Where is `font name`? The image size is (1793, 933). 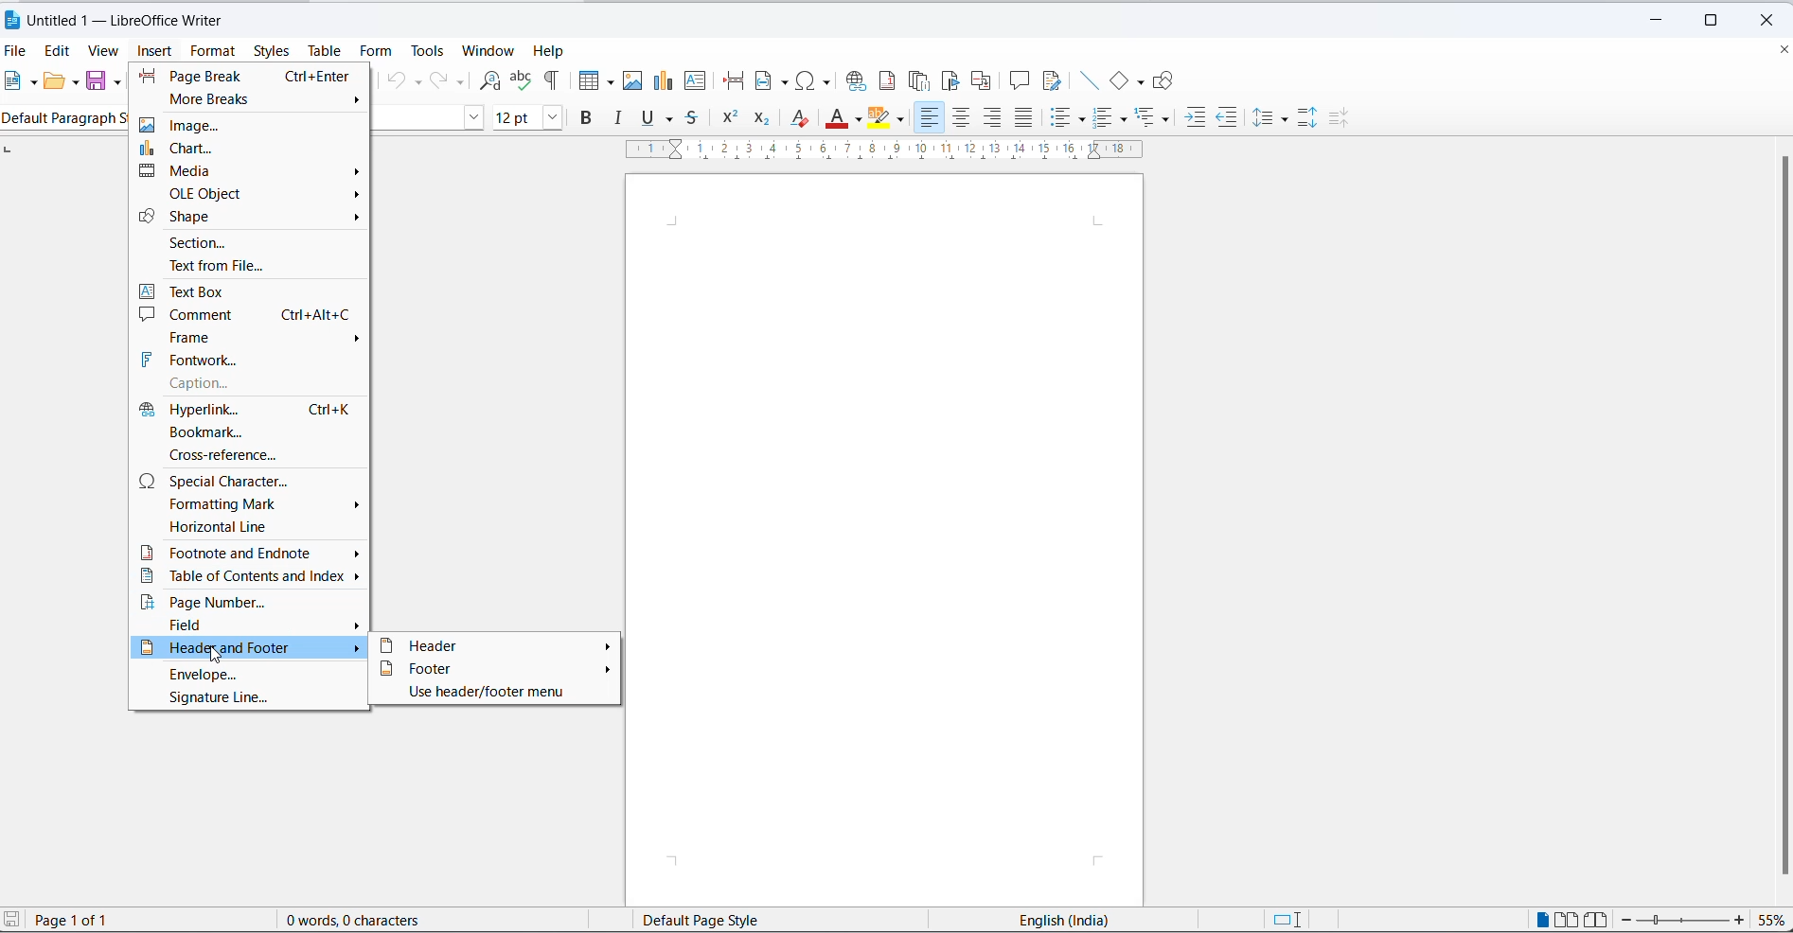
font name is located at coordinates (416, 116).